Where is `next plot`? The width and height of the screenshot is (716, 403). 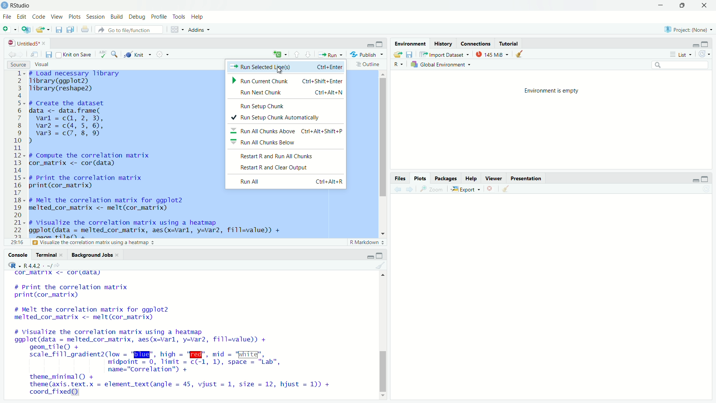
next plot is located at coordinates (410, 189).